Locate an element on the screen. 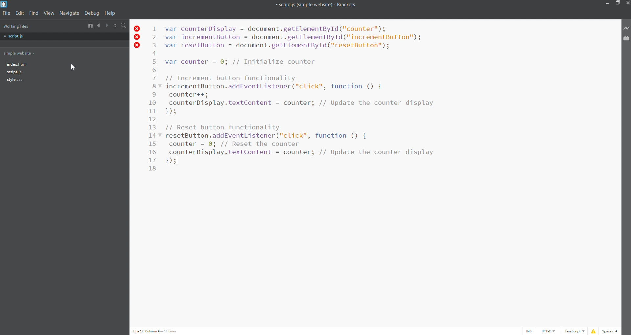  file tree- index.html is located at coordinates (18, 64).